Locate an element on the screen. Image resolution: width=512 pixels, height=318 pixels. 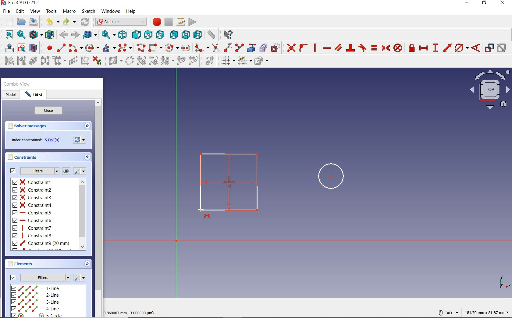
undo is located at coordinates (51, 21).